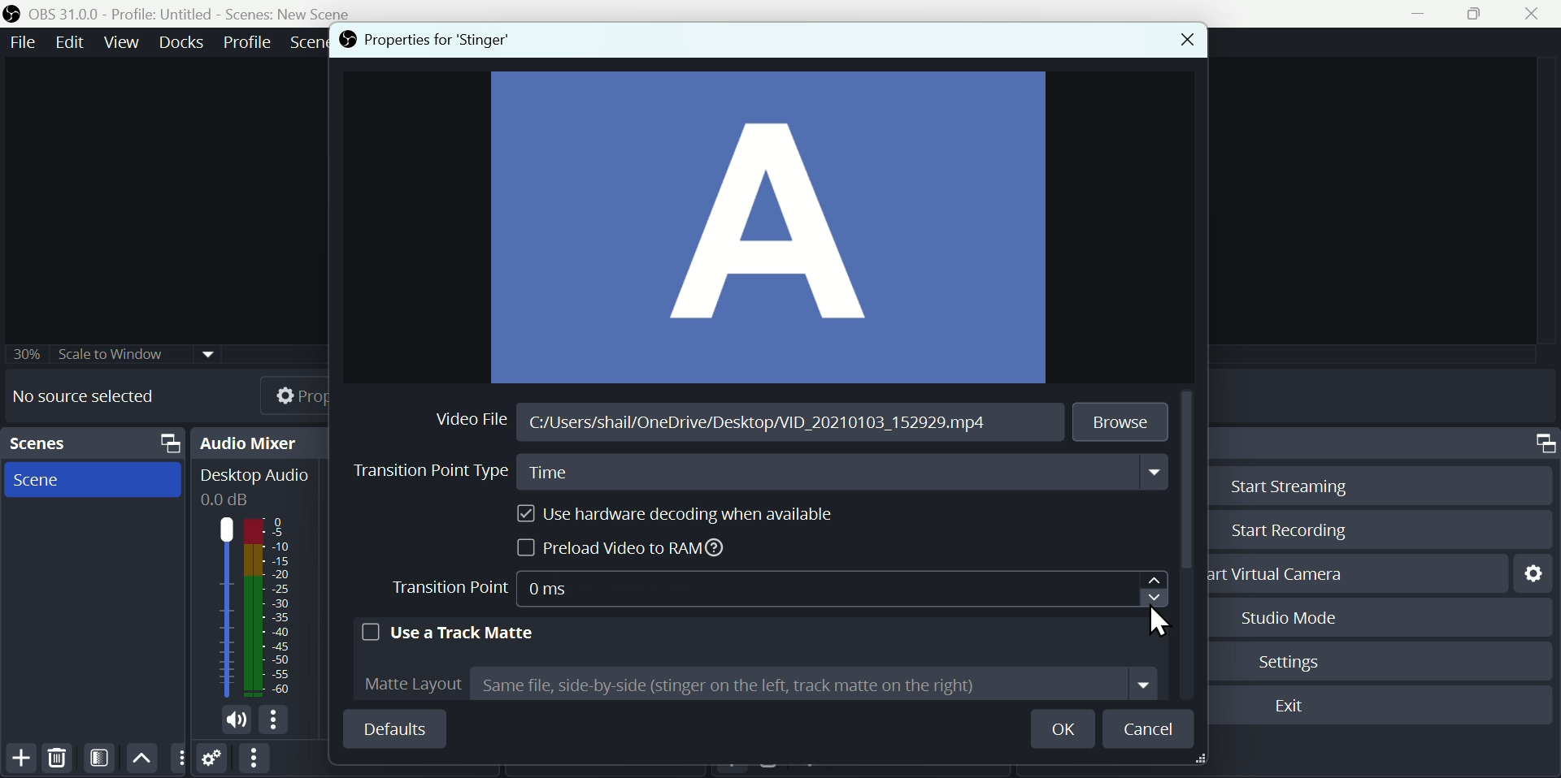 The width and height of the screenshot is (1561, 778). I want to click on volume, so click(232, 721).